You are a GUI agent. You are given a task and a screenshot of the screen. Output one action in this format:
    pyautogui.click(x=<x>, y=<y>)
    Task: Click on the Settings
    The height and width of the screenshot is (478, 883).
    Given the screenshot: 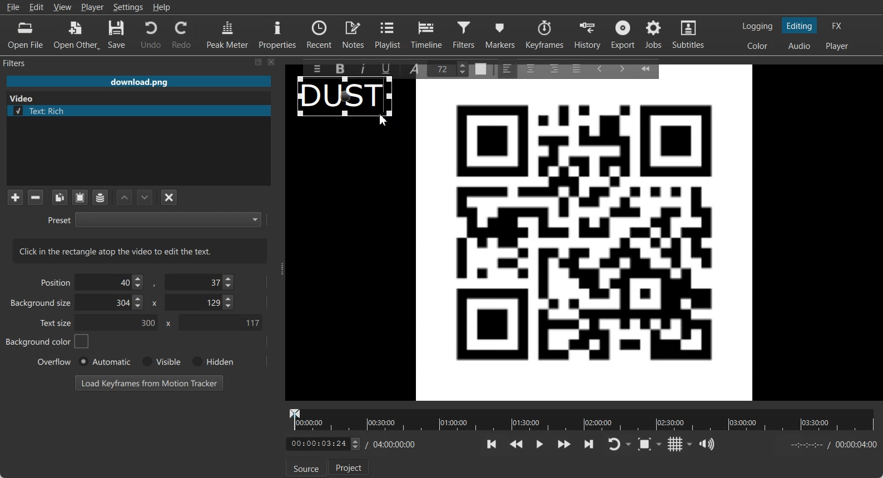 What is the action you would take?
    pyautogui.click(x=128, y=7)
    